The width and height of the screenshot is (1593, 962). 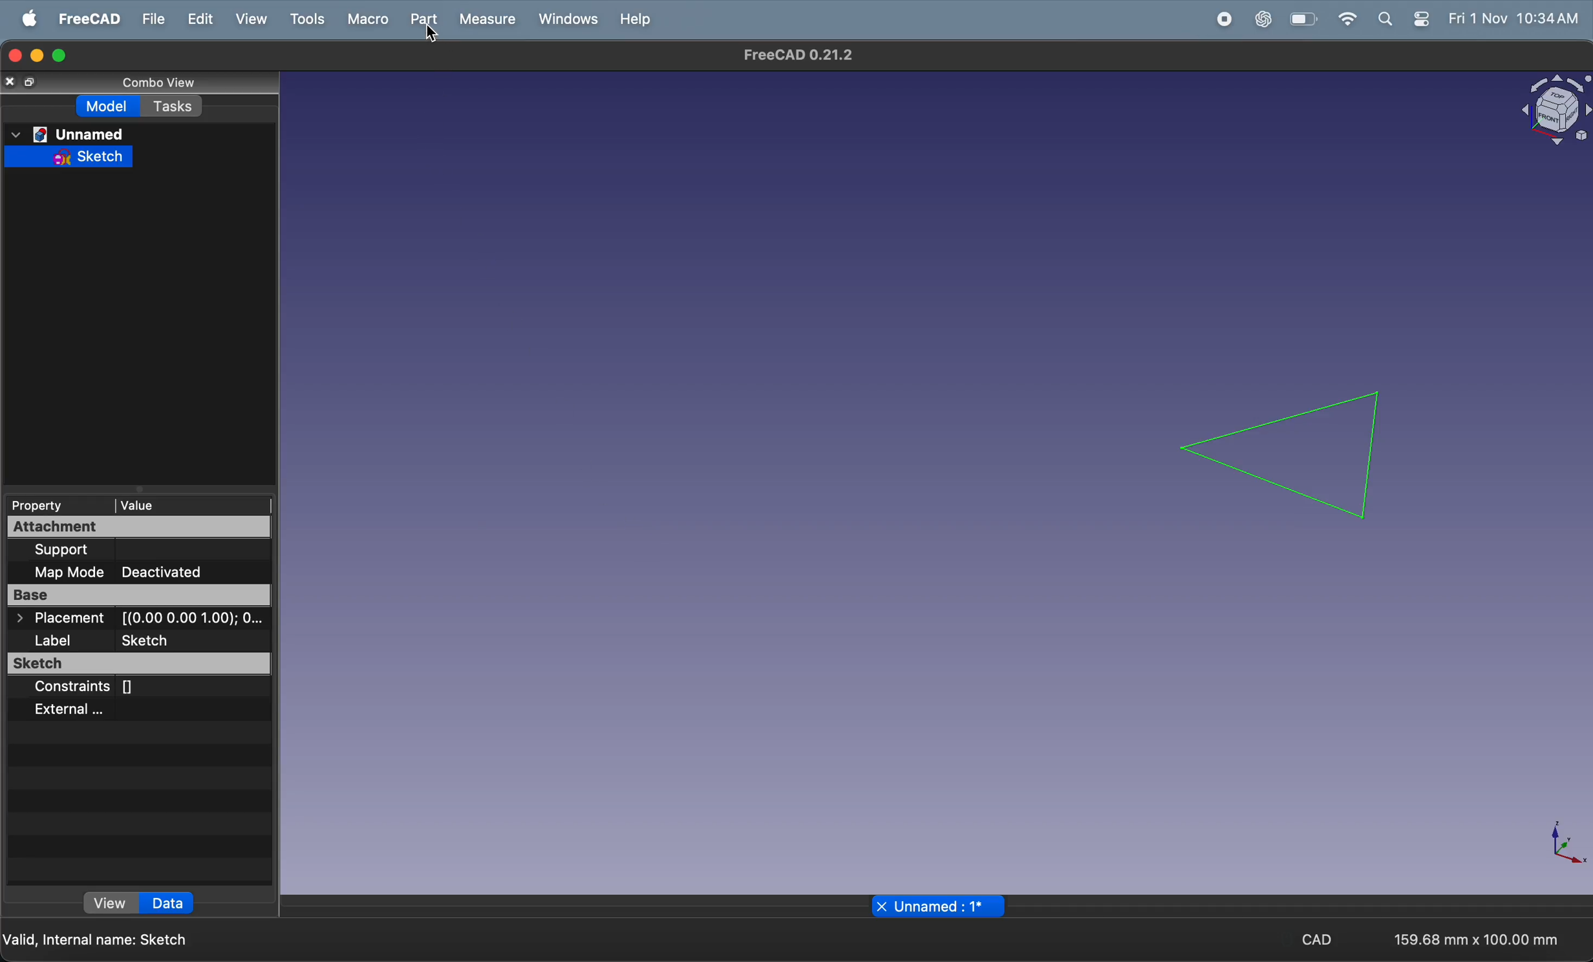 I want to click on cursor, so click(x=434, y=35).